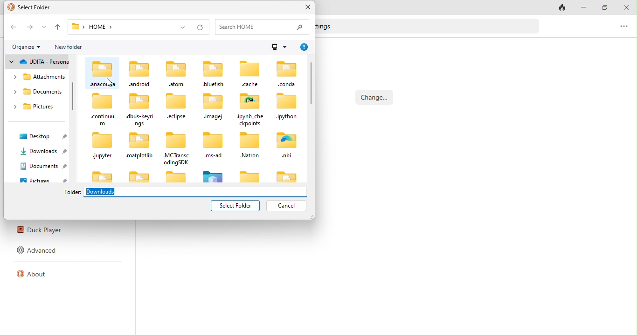 This screenshot has width=637, height=336. Describe the element at coordinates (38, 77) in the screenshot. I see `attachments` at that location.